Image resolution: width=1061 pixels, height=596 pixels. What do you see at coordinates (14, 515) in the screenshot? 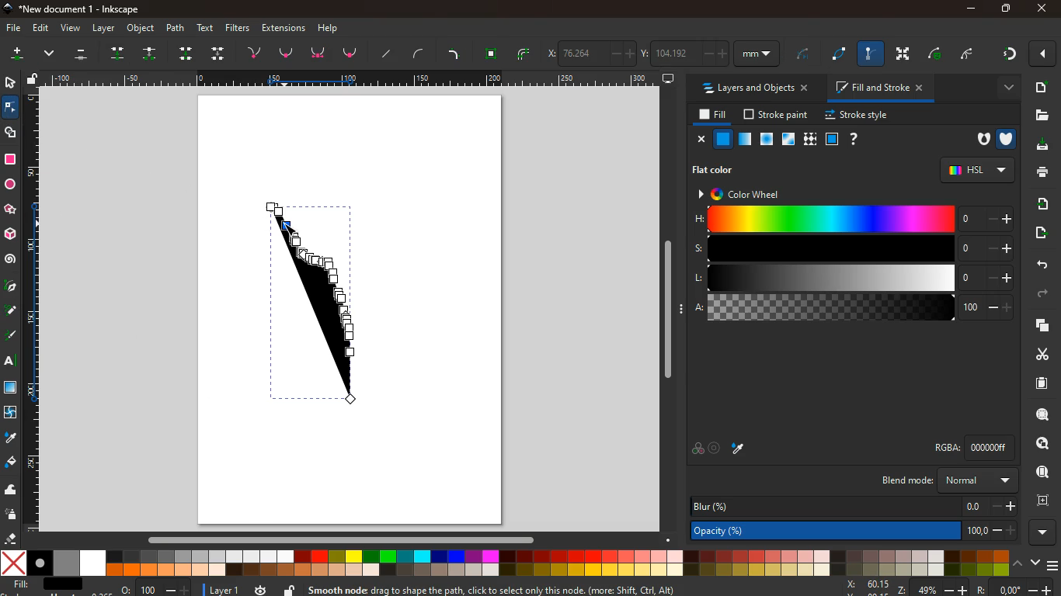
I see `spray` at bounding box center [14, 515].